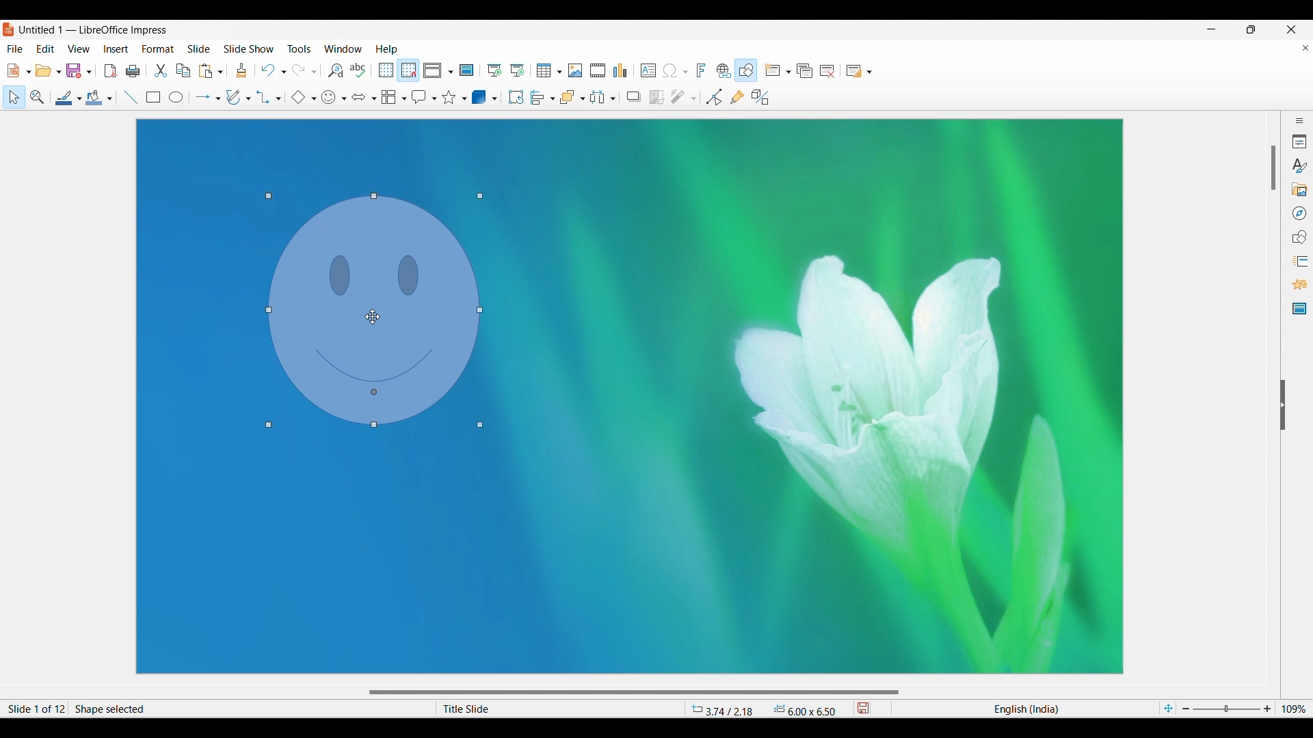 This screenshot has width=1313, height=738. I want to click on 6.00 x 6.50, so click(805, 709).